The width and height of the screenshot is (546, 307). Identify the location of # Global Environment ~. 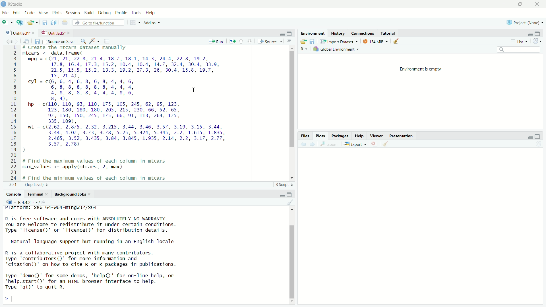
(337, 50).